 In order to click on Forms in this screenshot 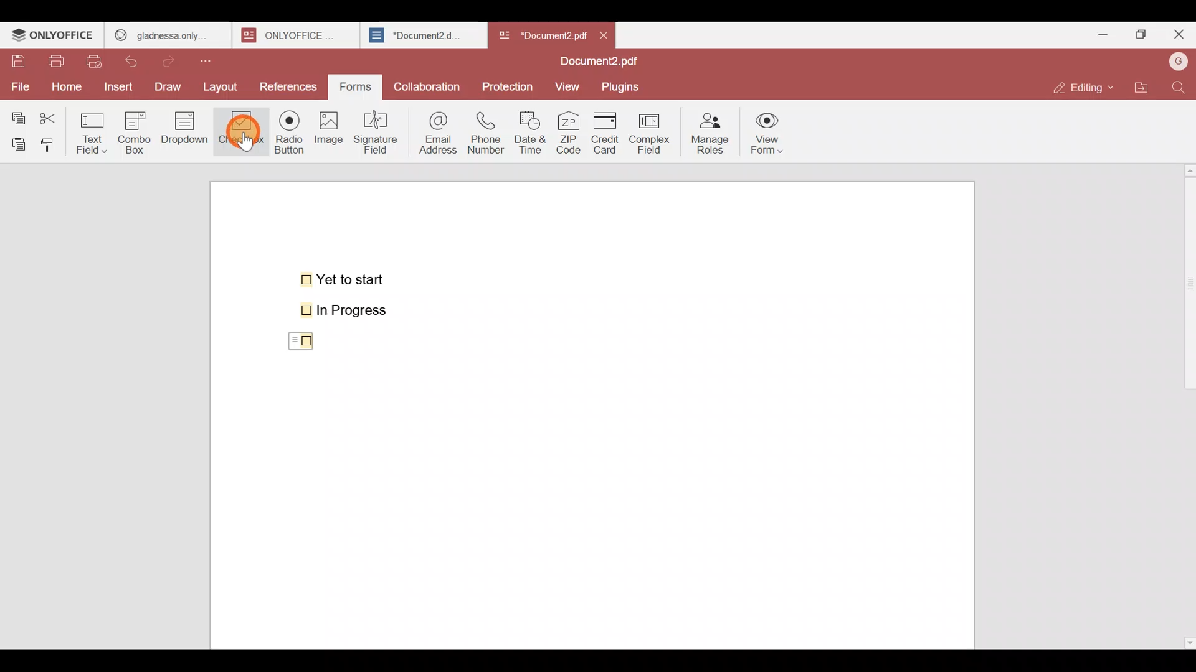, I will do `click(356, 85)`.